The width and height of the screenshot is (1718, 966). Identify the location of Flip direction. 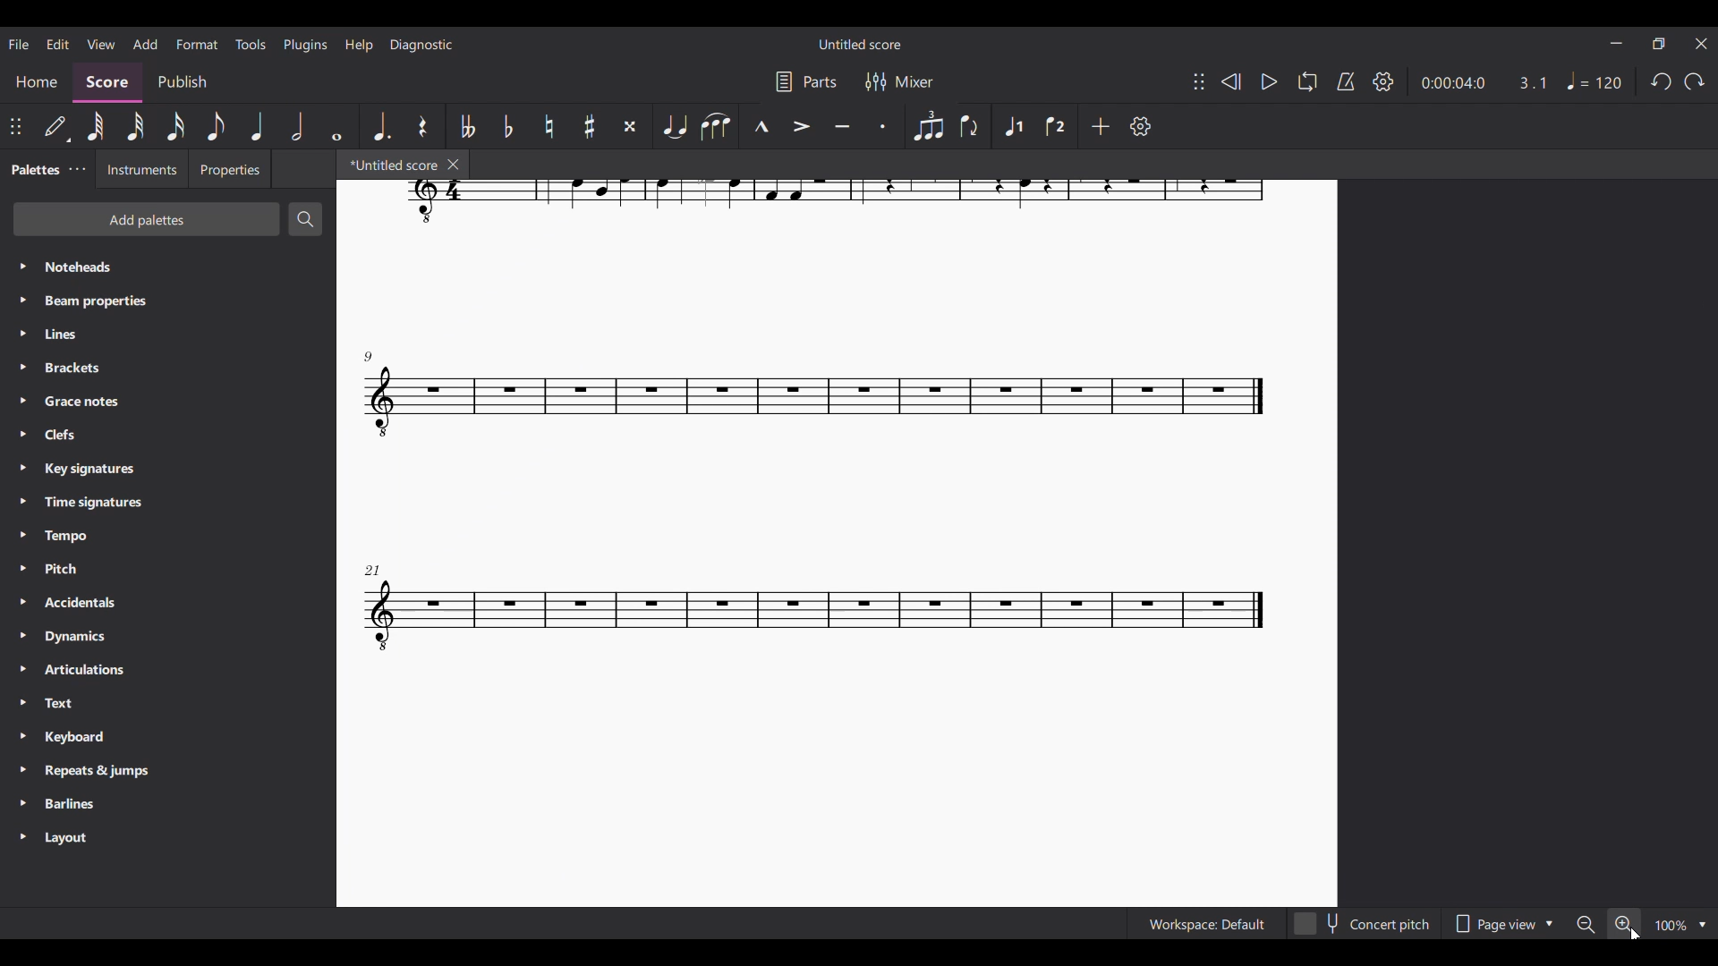
(971, 126).